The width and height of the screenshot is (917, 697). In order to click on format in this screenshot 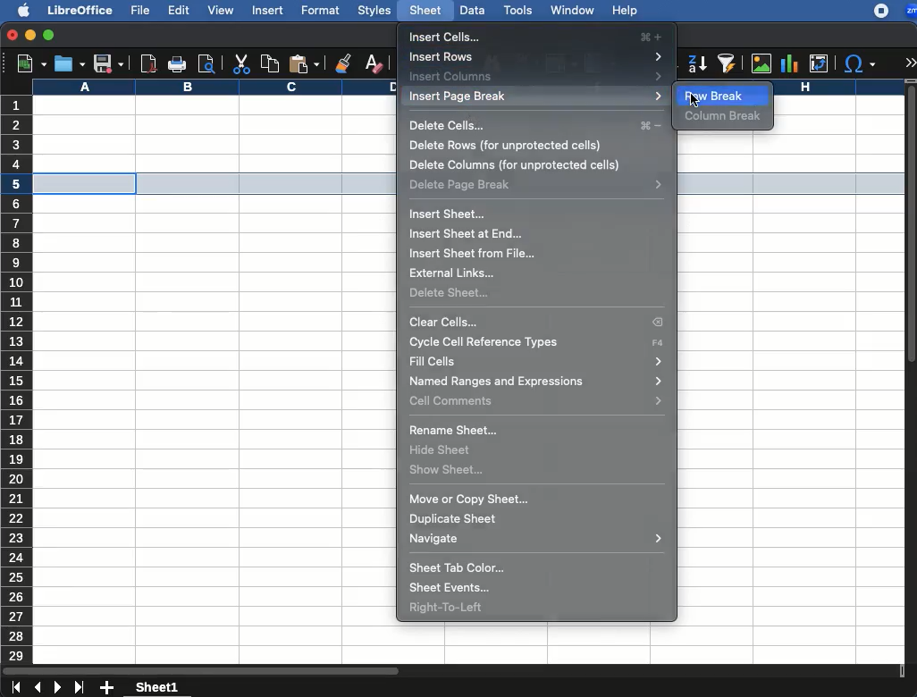, I will do `click(321, 11)`.